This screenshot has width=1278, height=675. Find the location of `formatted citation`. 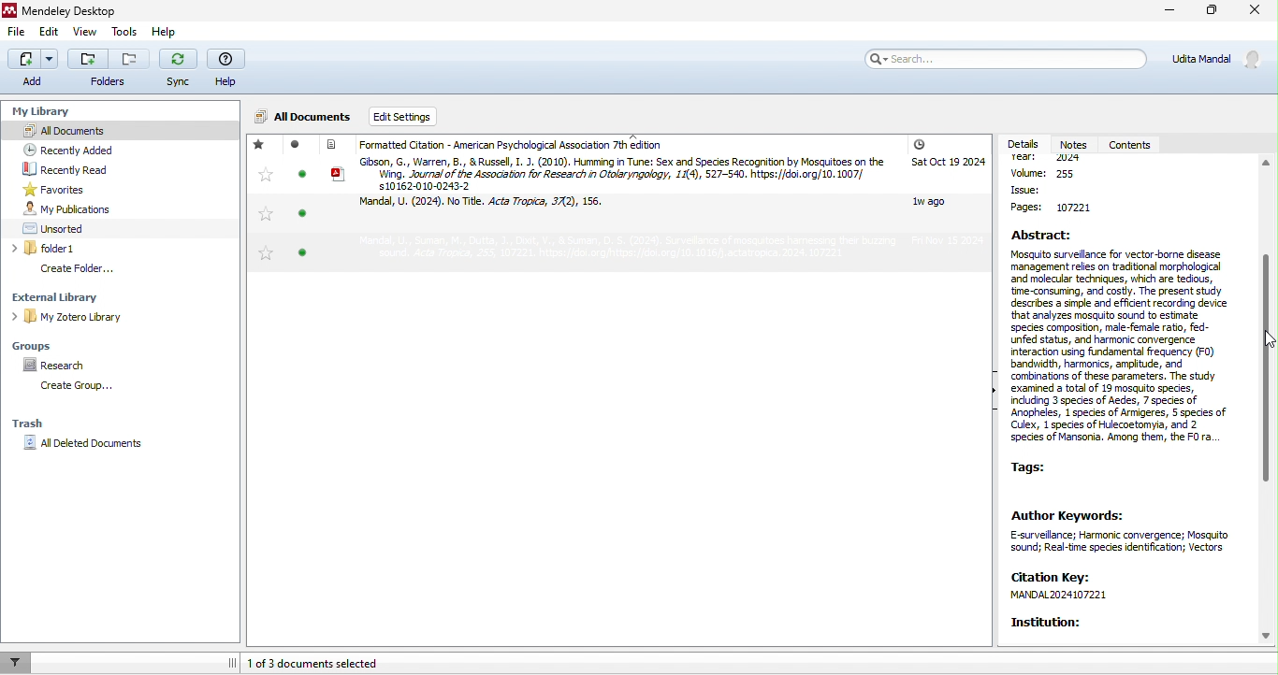

formatted citation is located at coordinates (503, 145).